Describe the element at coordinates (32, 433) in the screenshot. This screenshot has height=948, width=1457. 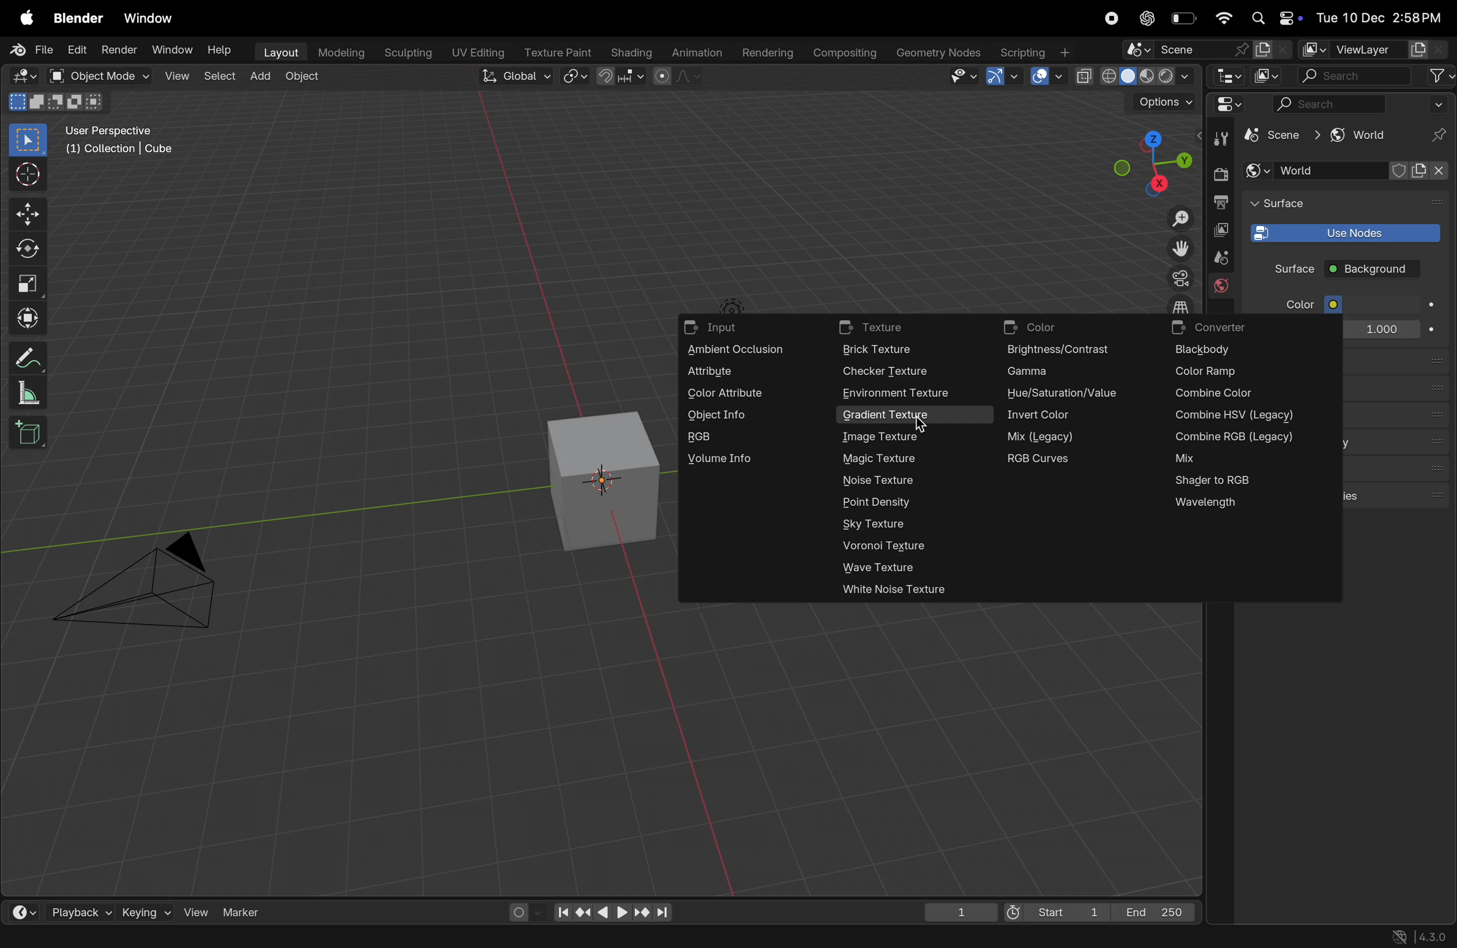
I see `add cube` at that location.